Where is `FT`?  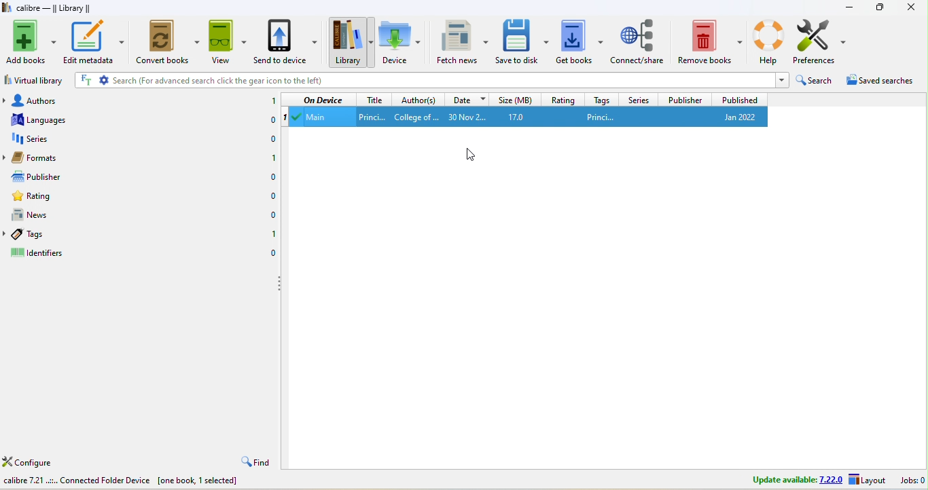
FT is located at coordinates (85, 80).